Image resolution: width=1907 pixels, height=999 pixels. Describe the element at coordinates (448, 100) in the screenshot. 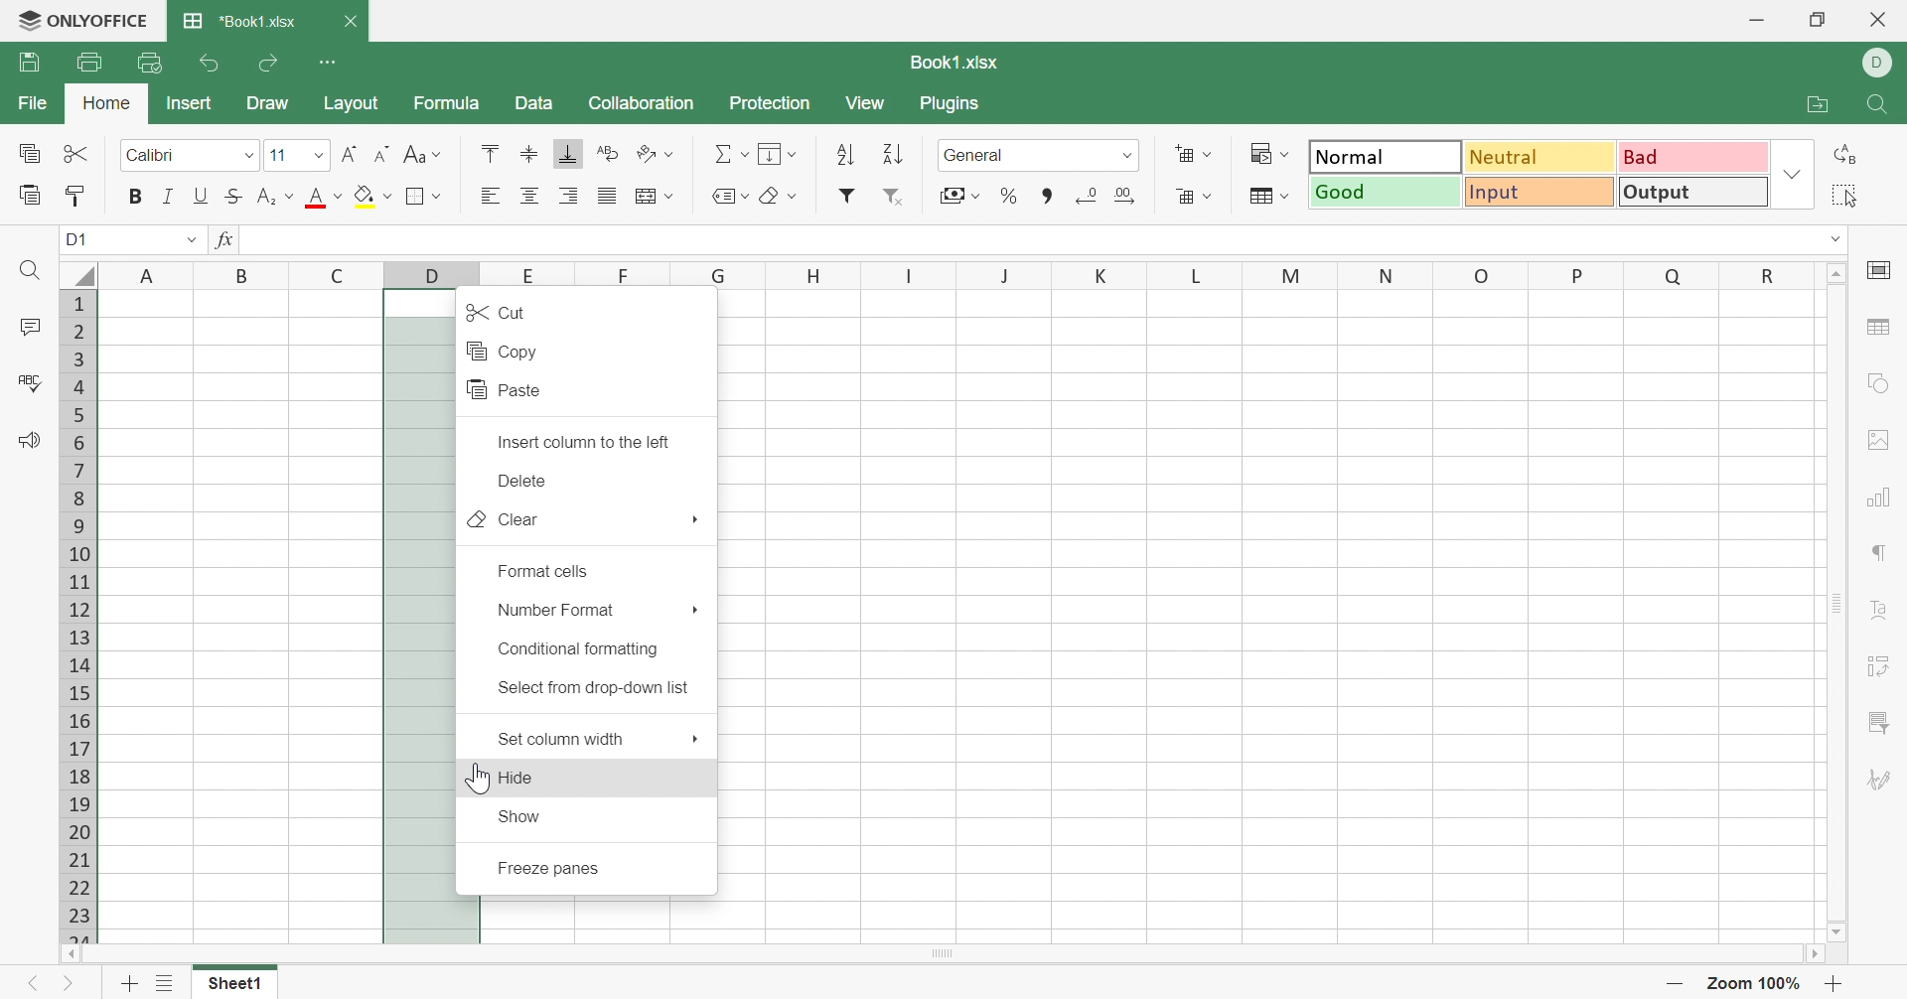

I see `Formula` at that location.